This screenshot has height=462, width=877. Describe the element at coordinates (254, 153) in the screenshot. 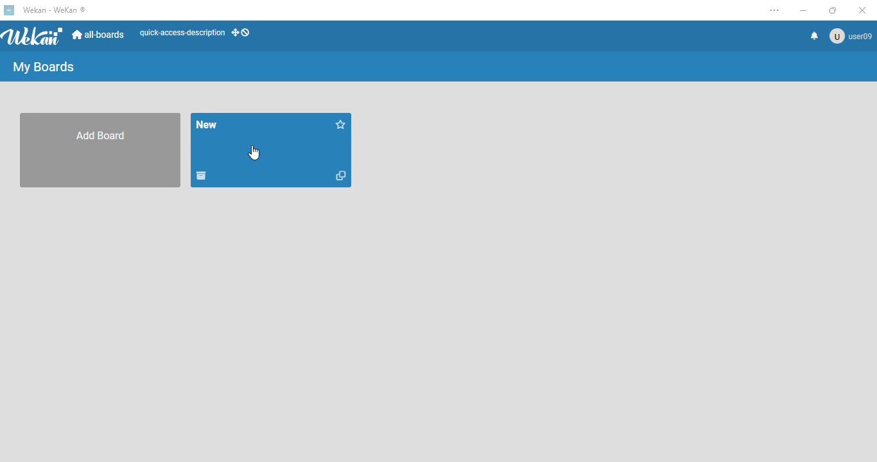

I see `cursor` at that location.